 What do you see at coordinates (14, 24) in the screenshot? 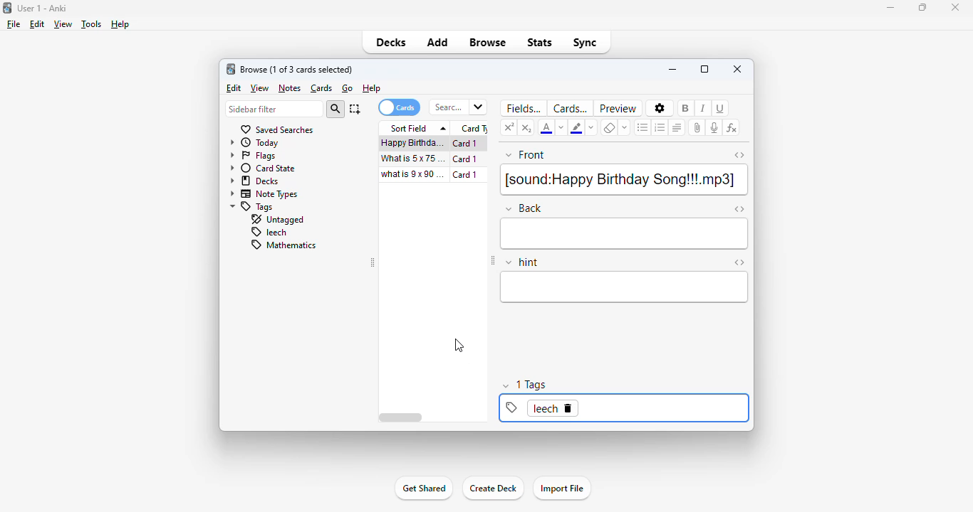
I see `file` at bounding box center [14, 24].